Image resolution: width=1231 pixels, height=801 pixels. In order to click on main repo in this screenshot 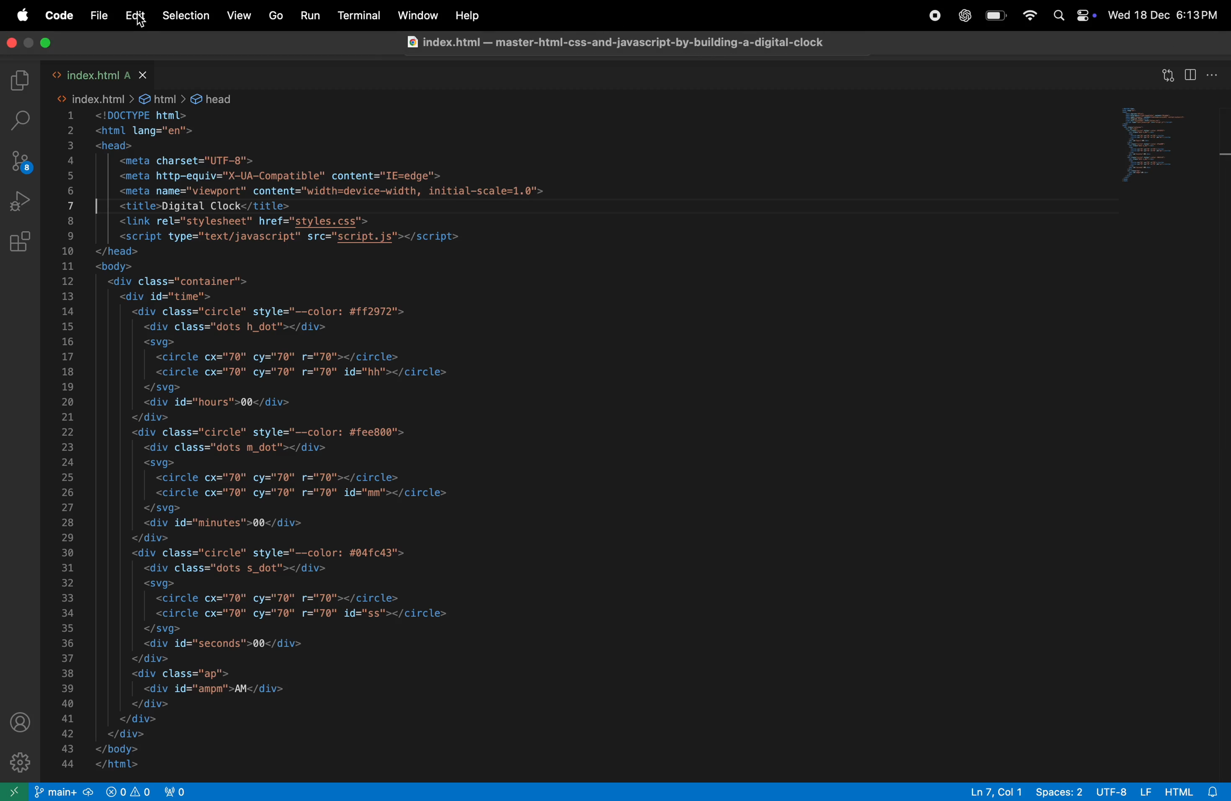, I will do `click(65, 792)`.